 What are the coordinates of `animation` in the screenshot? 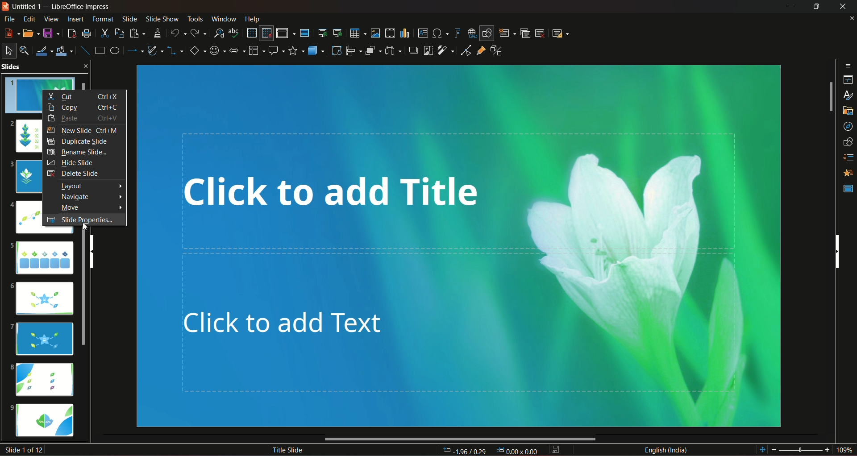 It's located at (846, 174).